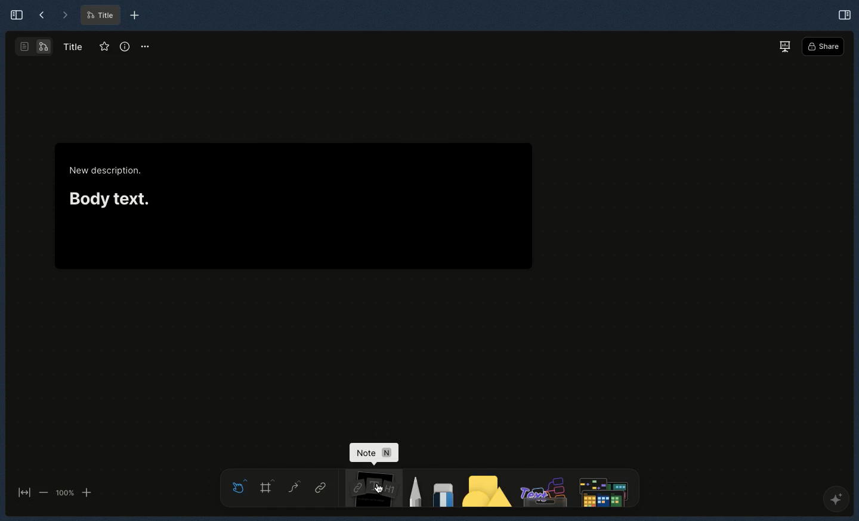 The width and height of the screenshot is (859, 521). Describe the element at coordinates (23, 494) in the screenshot. I see `Fit to screen` at that location.